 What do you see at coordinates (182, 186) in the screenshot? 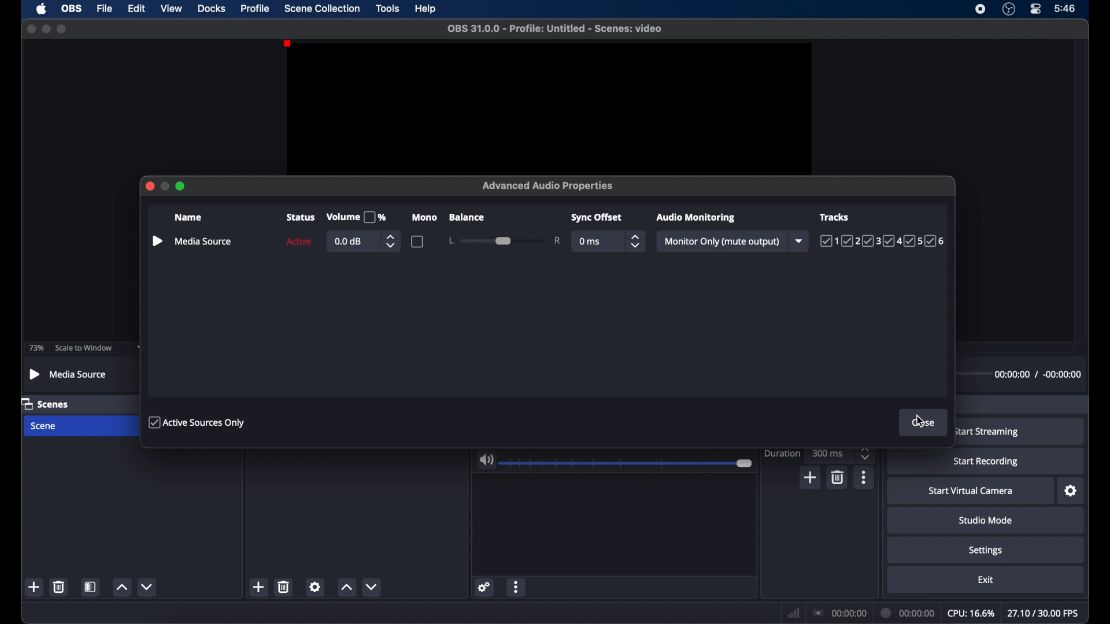
I see `maximize` at bounding box center [182, 186].